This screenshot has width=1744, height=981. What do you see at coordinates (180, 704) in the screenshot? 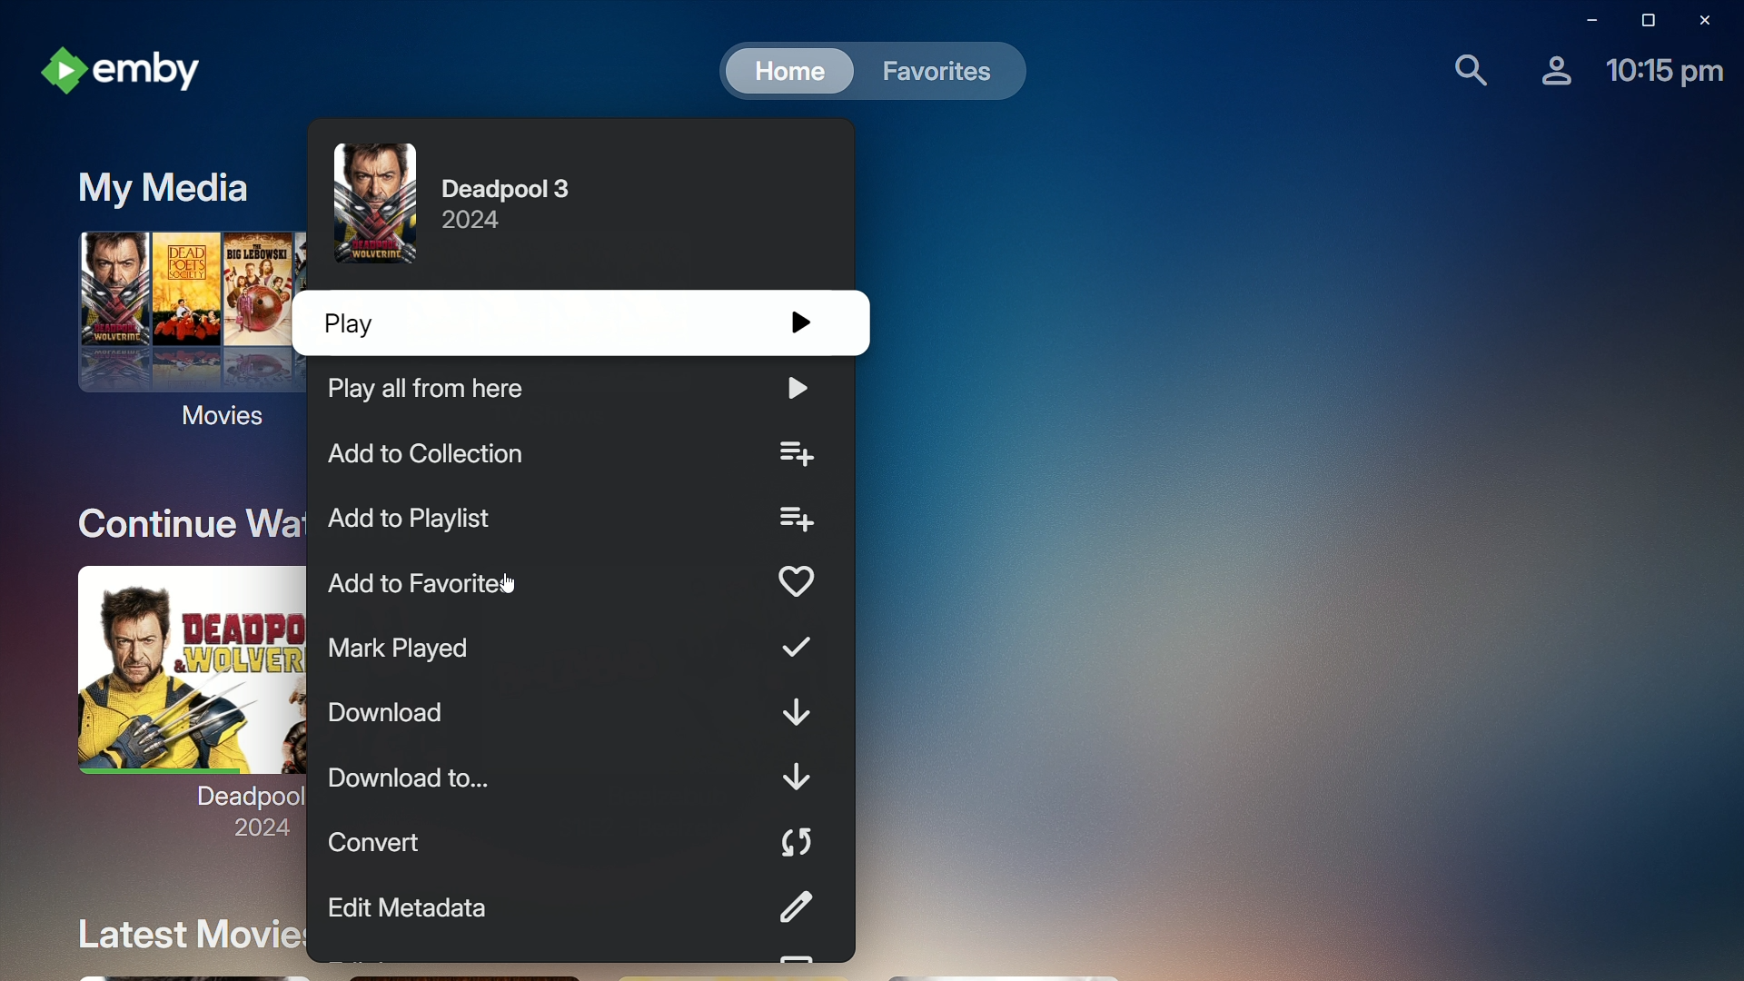
I see `Deadpool 3` at bounding box center [180, 704].